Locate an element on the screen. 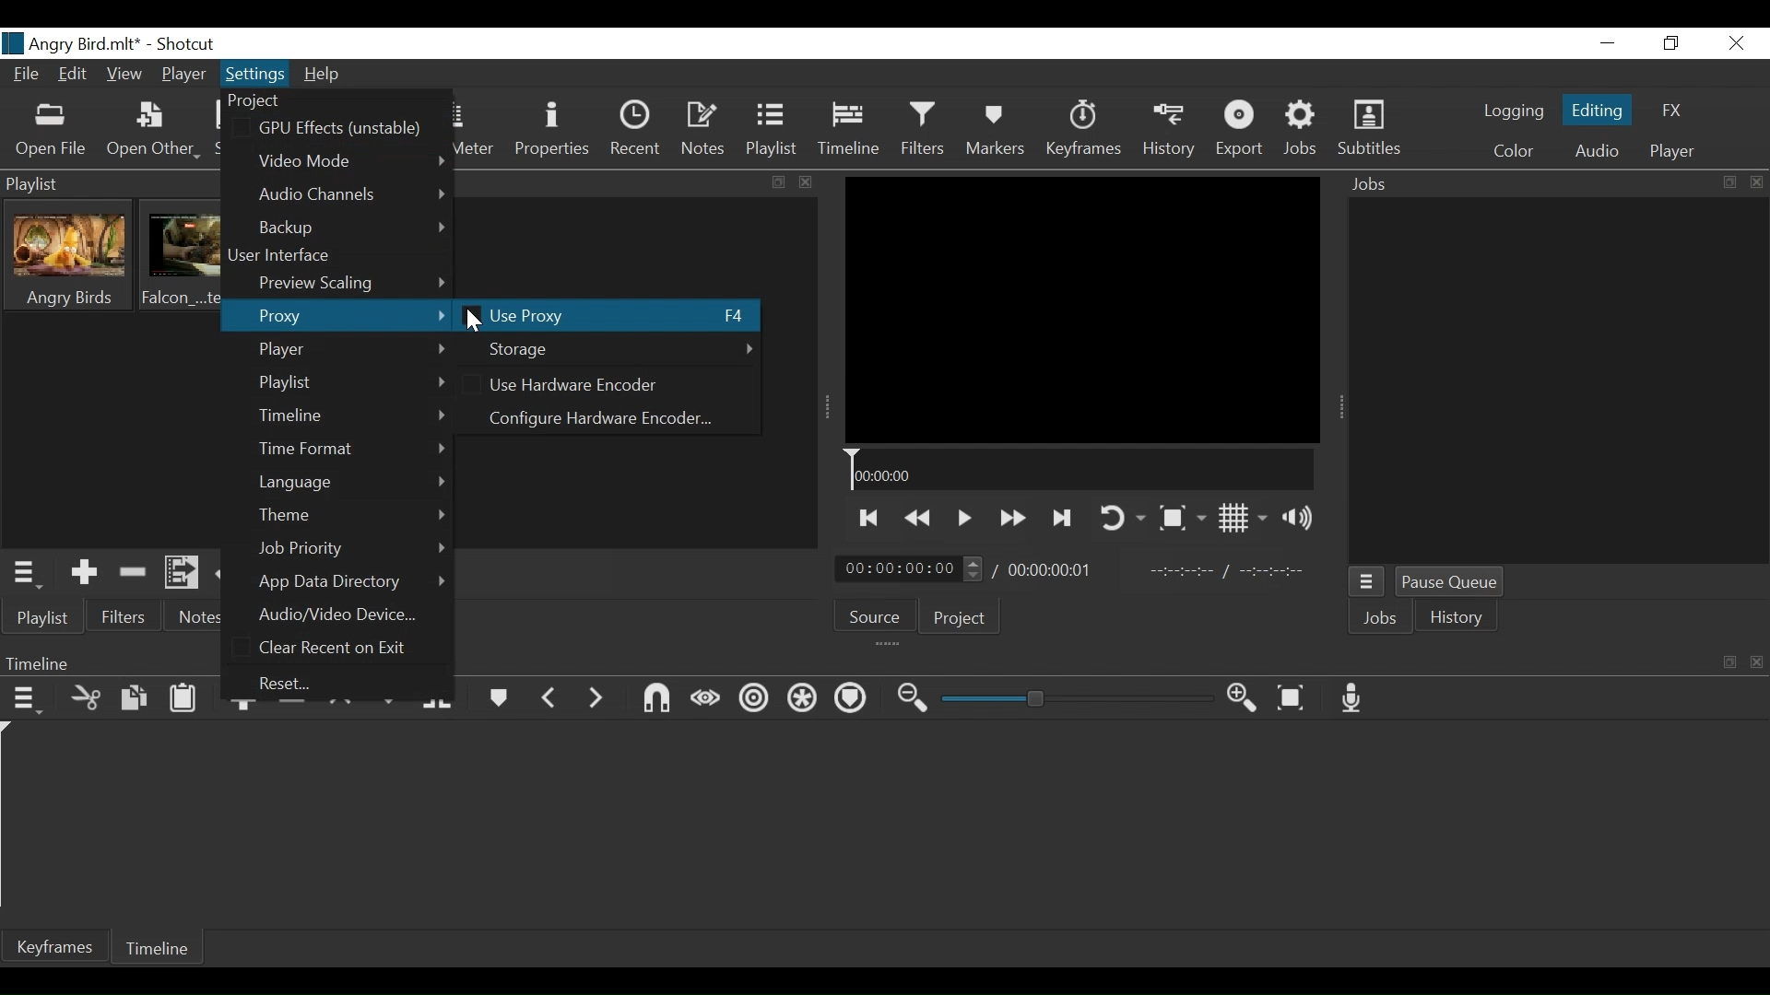 The image size is (1770, 995). Current Position is located at coordinates (908, 568).